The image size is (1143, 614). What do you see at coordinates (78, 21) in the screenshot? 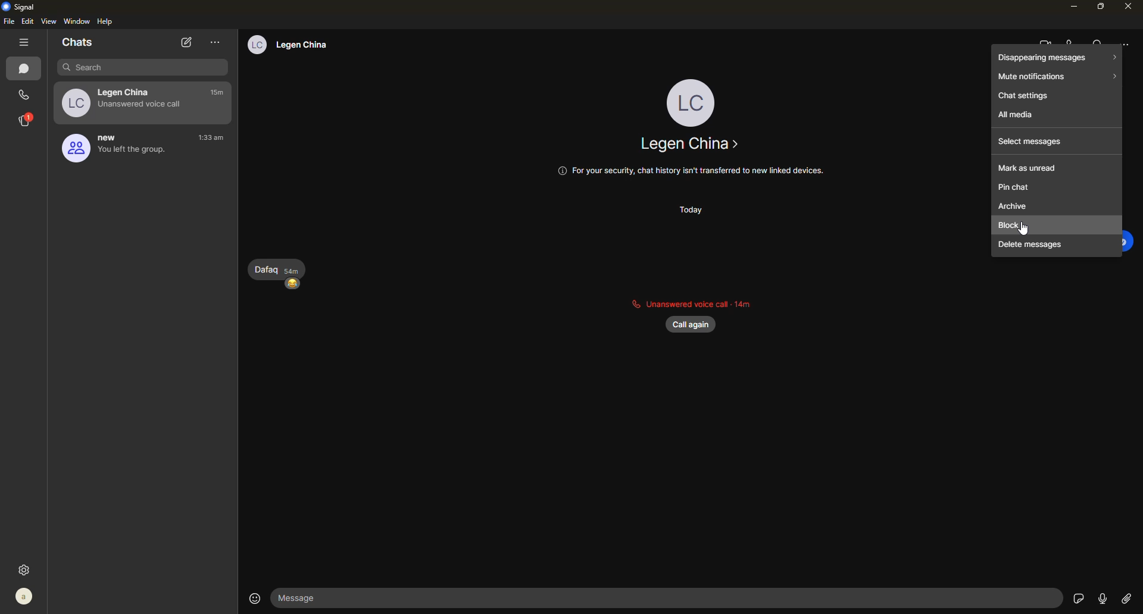
I see `window` at bounding box center [78, 21].